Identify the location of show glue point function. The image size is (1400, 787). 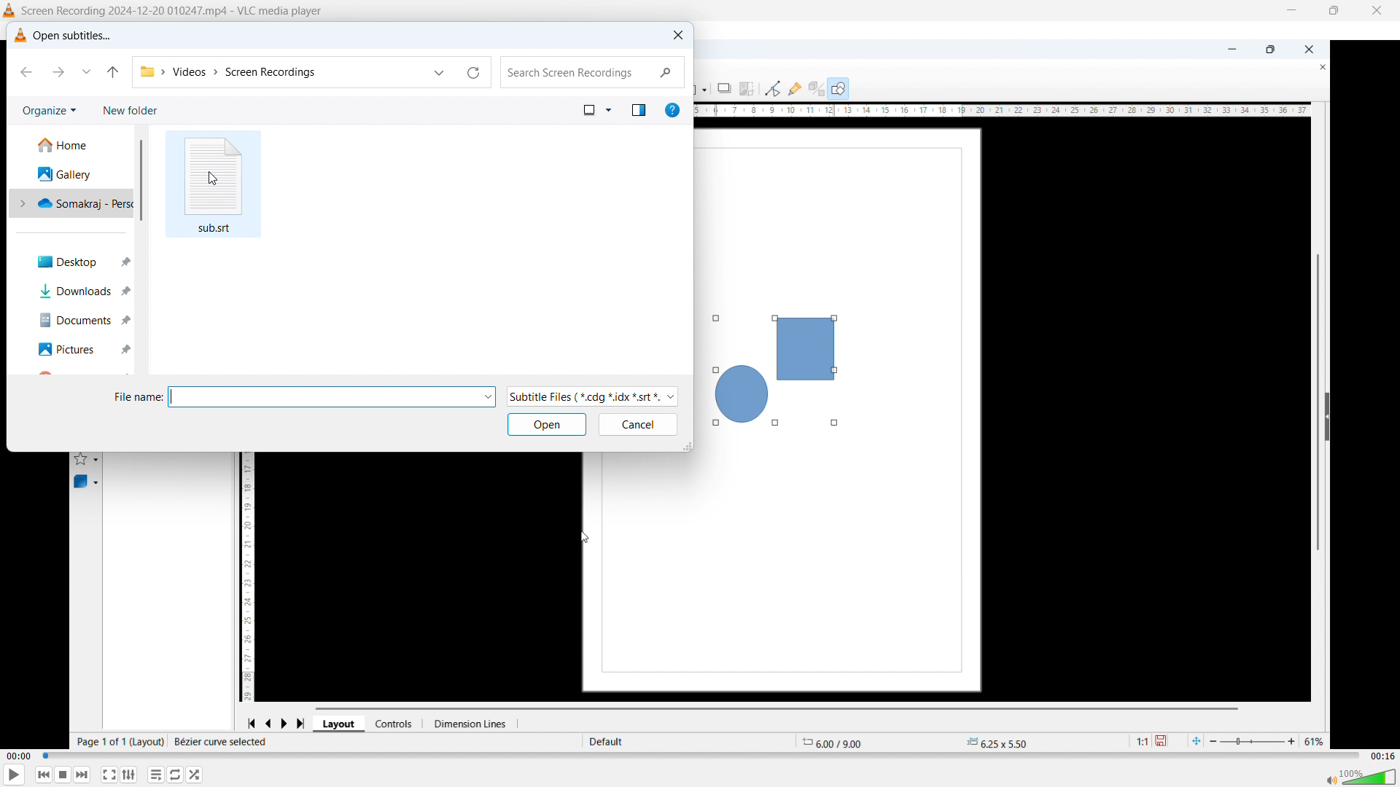
(795, 87).